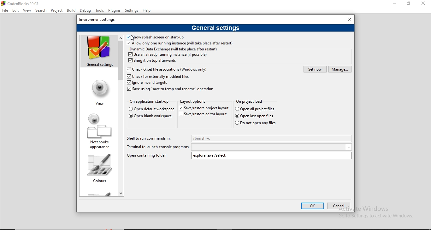 Image resolution: width=431 pixels, height=230 pixels. What do you see at coordinates (57, 9) in the screenshot?
I see `Project ` at bounding box center [57, 9].